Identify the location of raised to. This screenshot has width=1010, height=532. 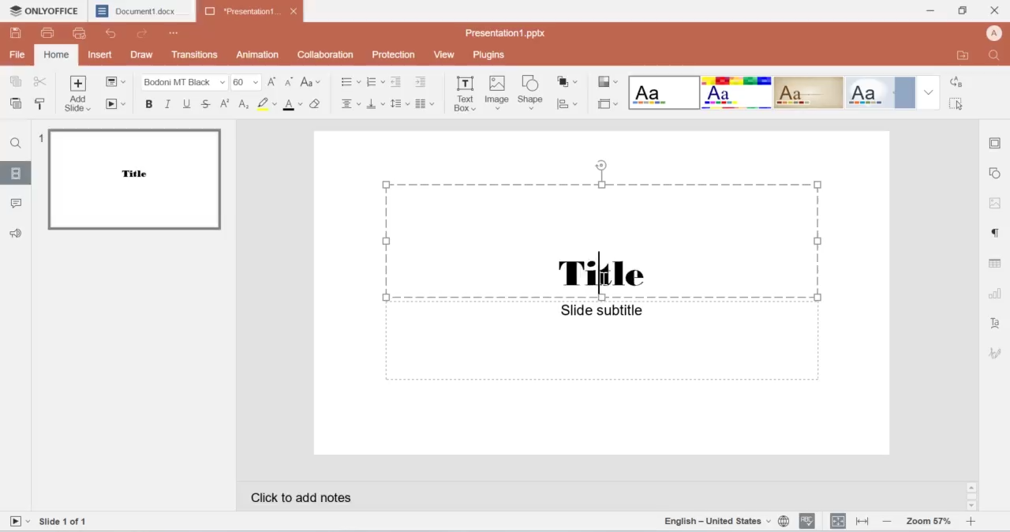
(227, 103).